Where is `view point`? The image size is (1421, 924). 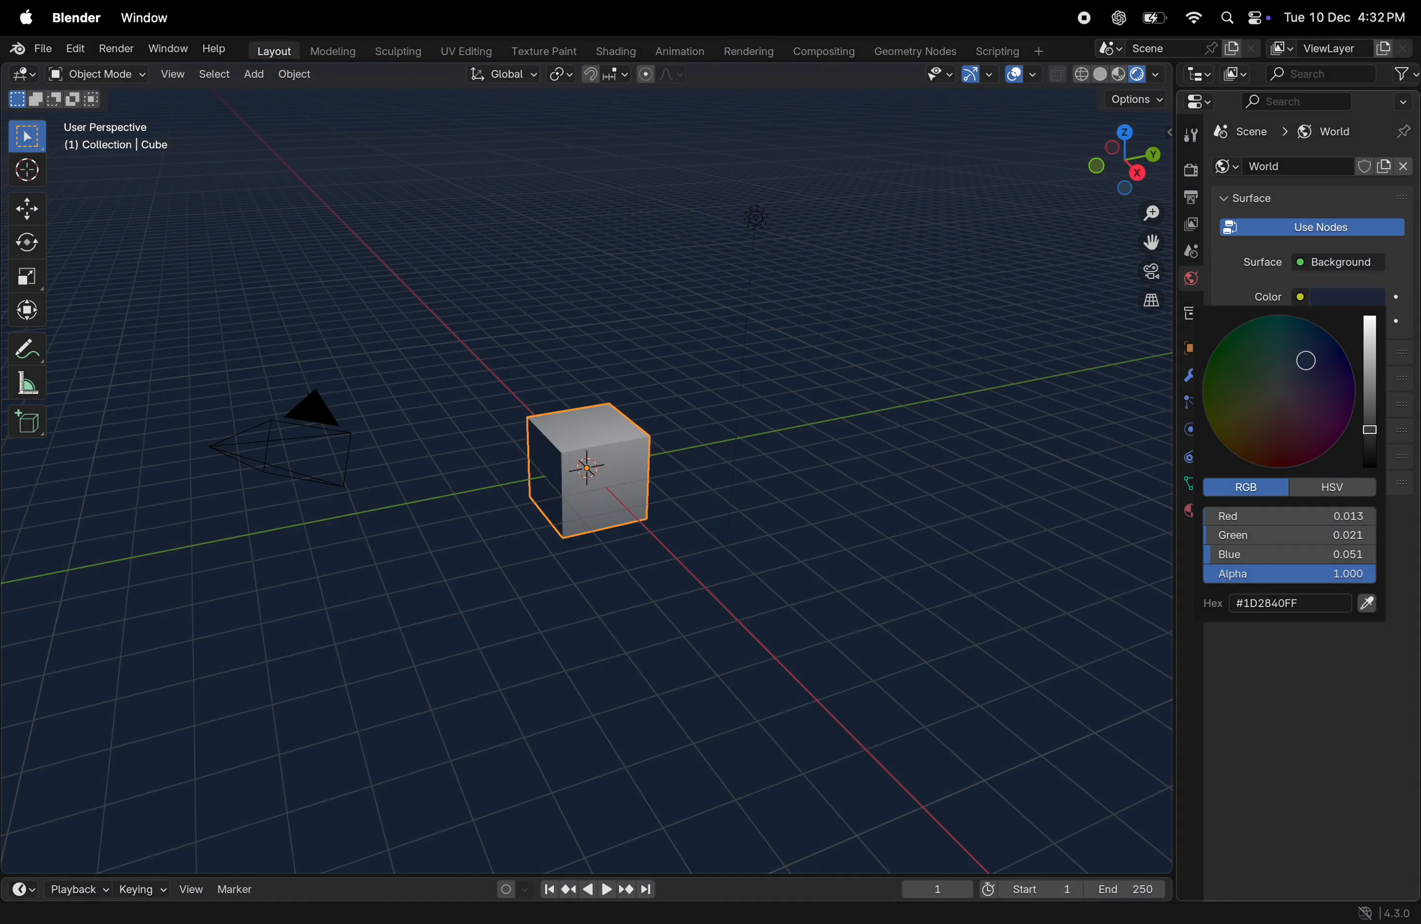
view point is located at coordinates (1122, 158).